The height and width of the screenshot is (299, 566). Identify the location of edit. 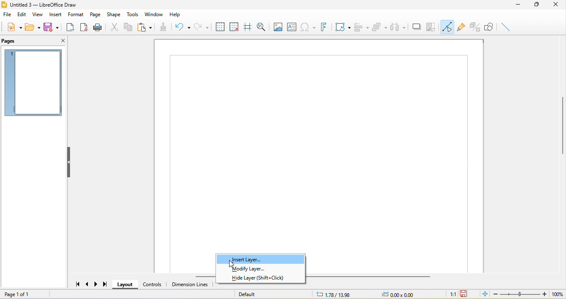
(22, 15).